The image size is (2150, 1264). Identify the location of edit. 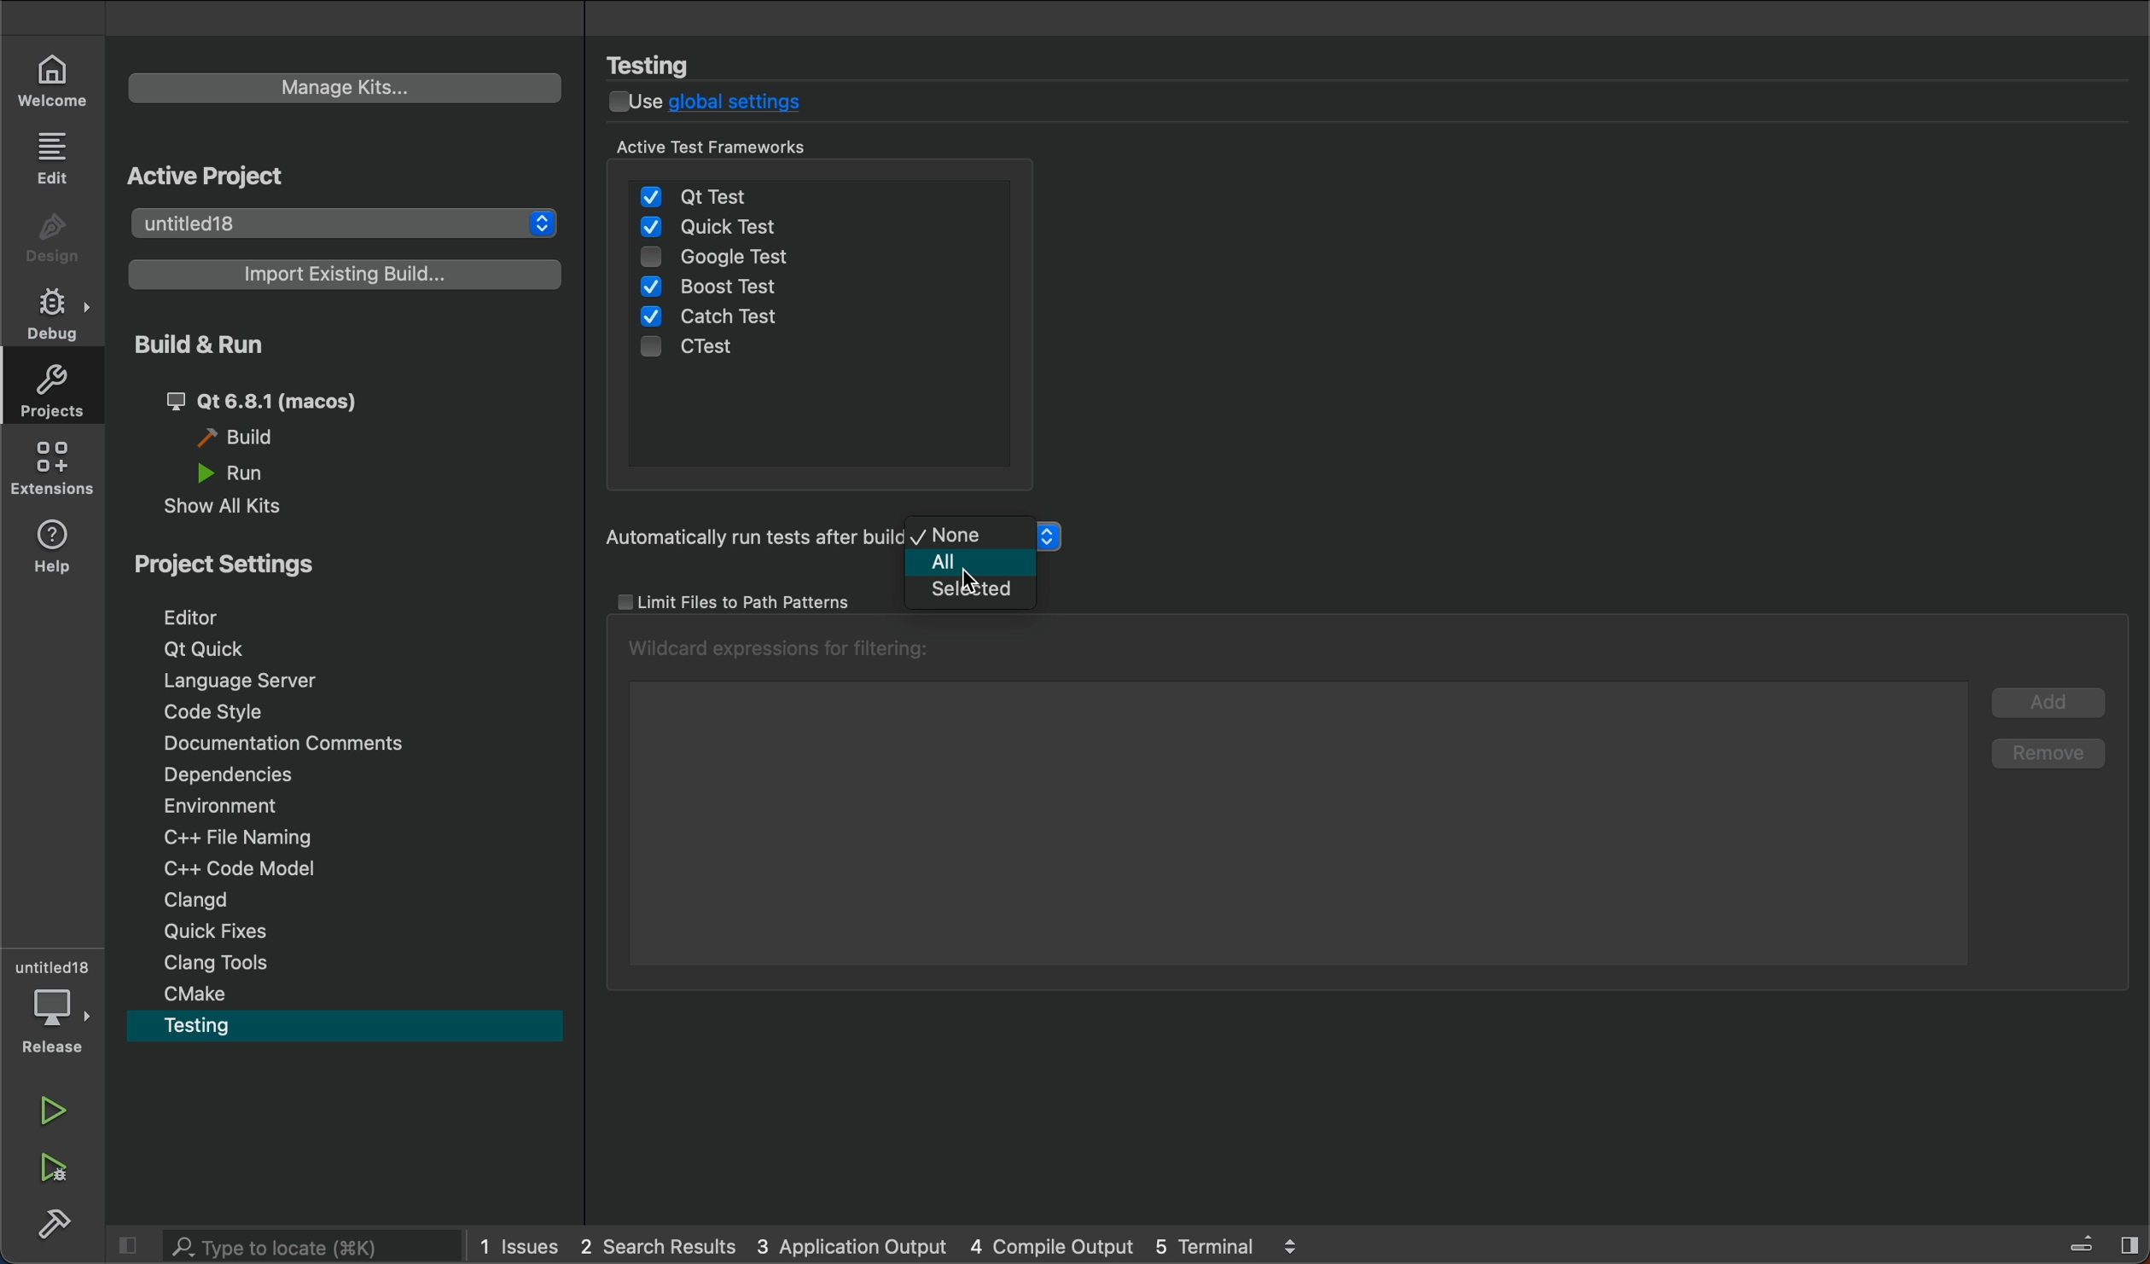
(57, 159).